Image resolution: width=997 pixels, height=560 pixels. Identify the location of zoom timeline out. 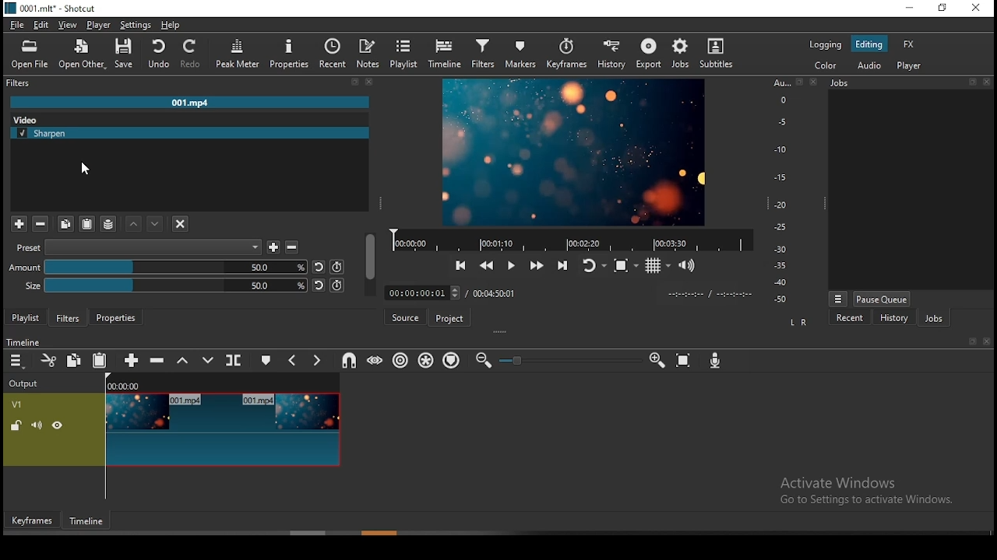
(483, 361).